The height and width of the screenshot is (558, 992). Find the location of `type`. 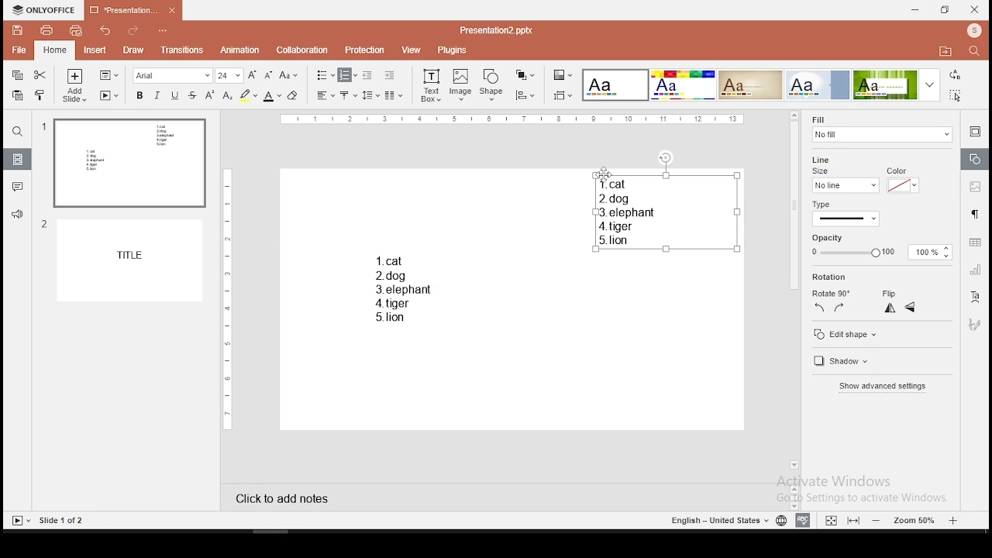

type is located at coordinates (825, 204).